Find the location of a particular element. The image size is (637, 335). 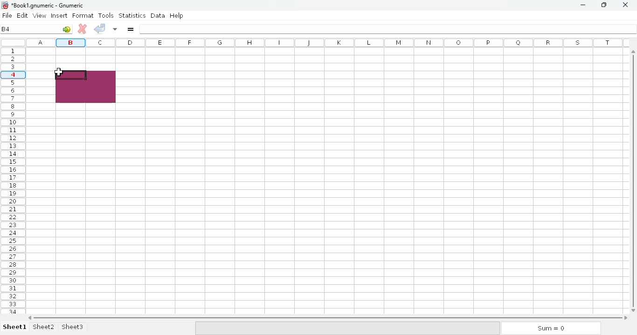

statistics is located at coordinates (132, 15).